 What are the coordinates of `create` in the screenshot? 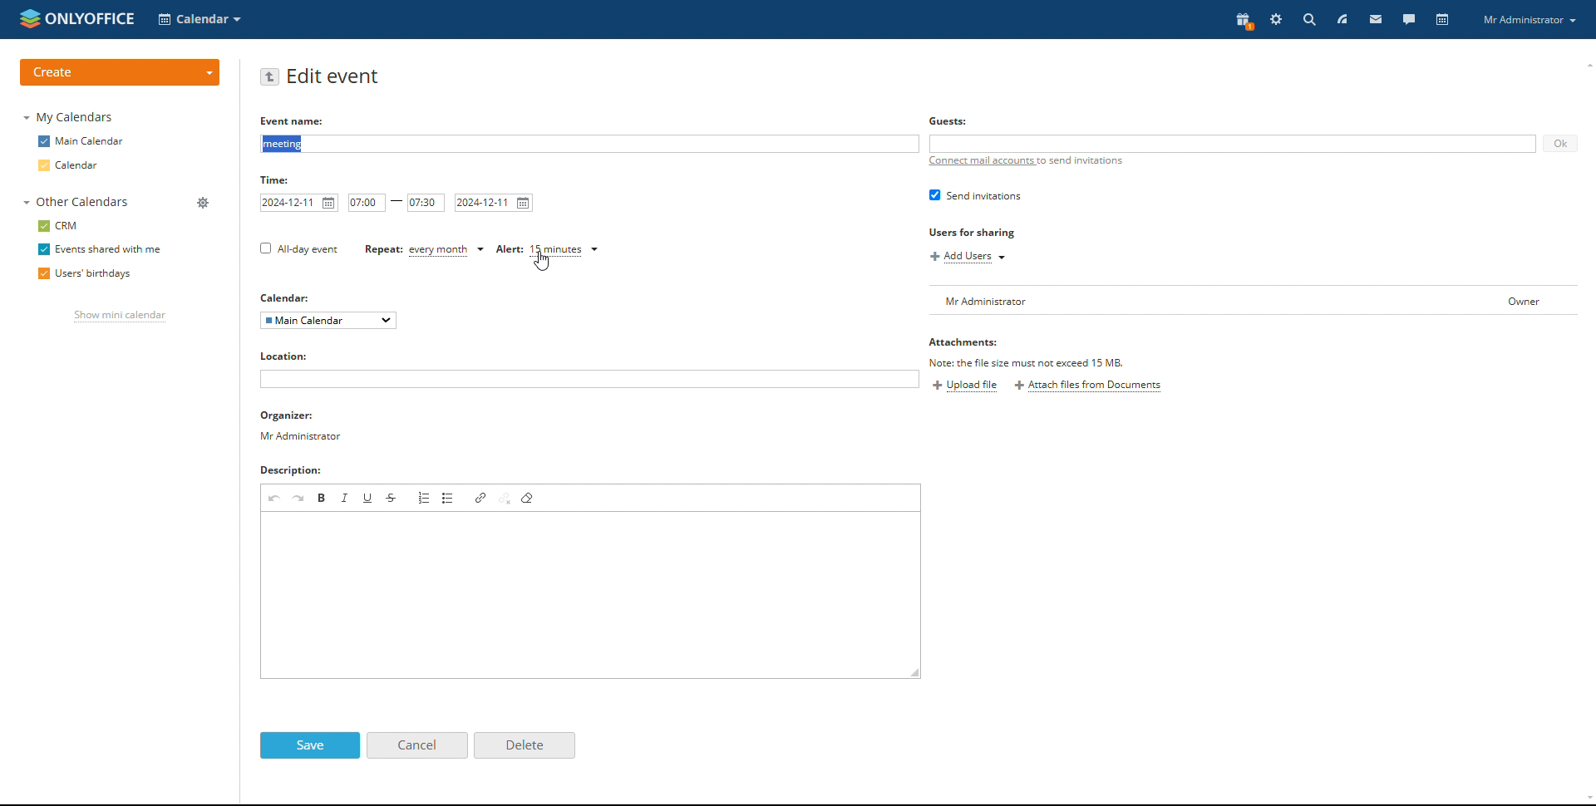 It's located at (121, 71).